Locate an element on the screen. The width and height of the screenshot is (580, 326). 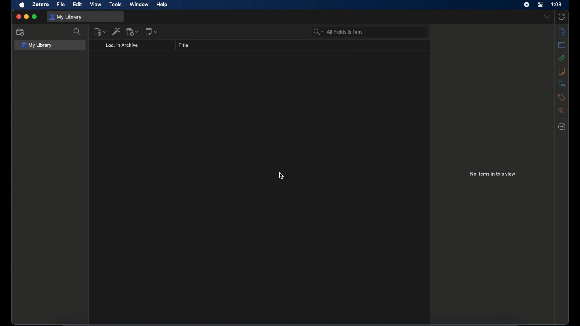
my library is located at coordinates (66, 17).